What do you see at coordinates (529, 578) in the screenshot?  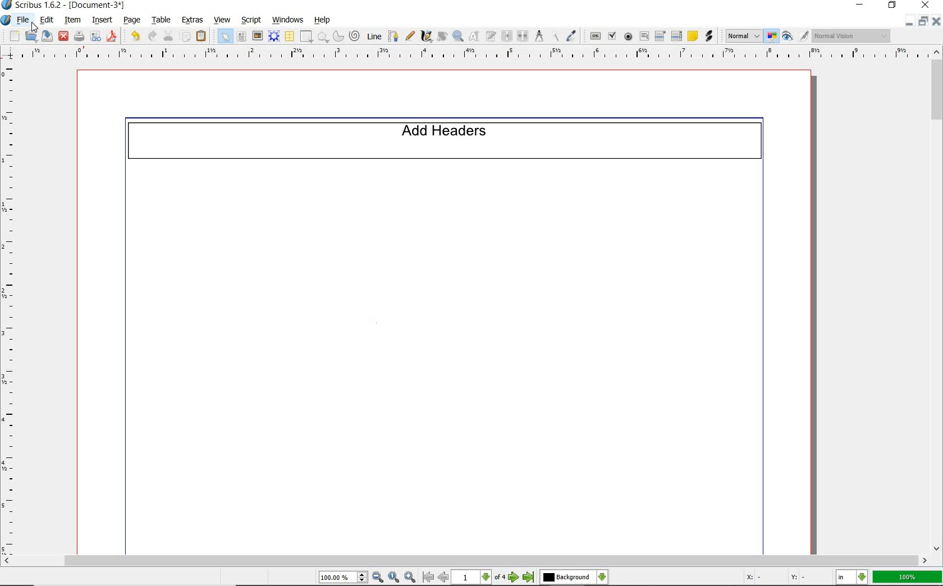 I see `go to last page` at bounding box center [529, 578].